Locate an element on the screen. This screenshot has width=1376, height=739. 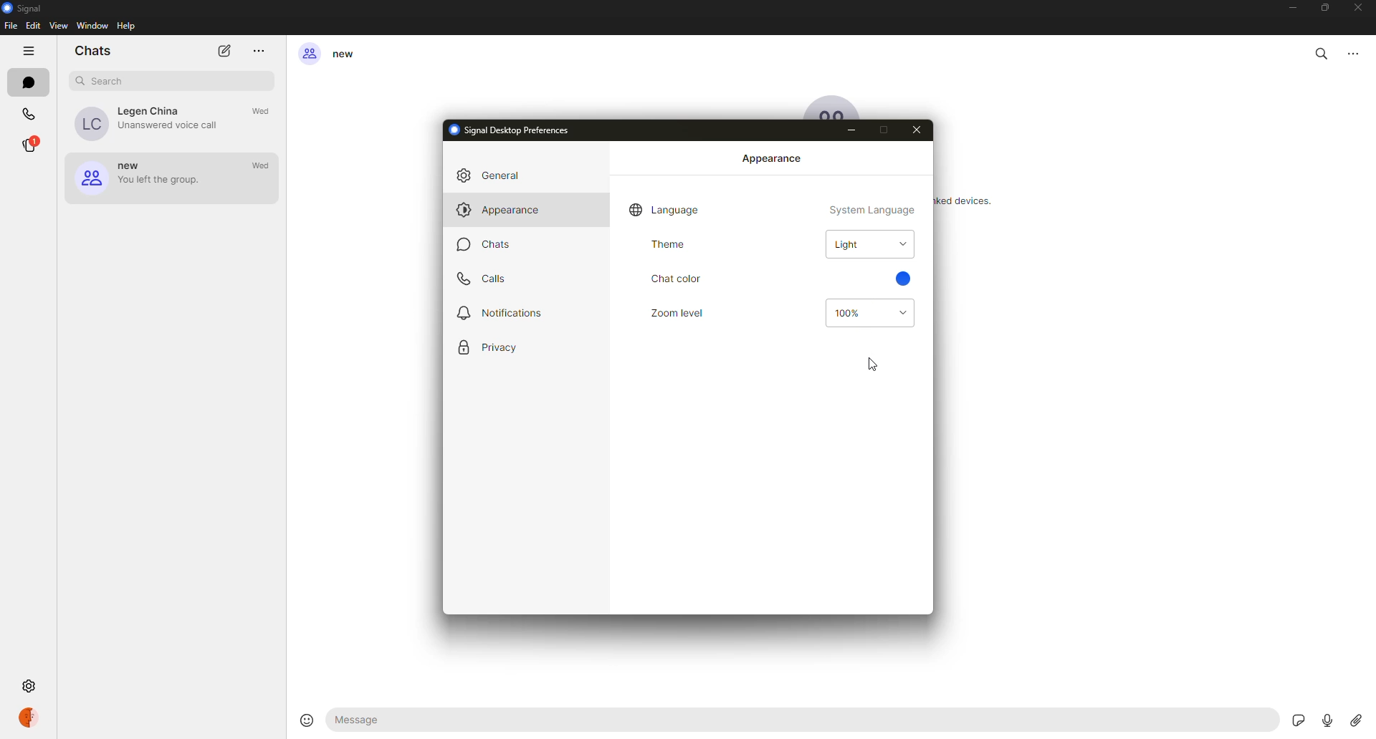
chats is located at coordinates (95, 52).